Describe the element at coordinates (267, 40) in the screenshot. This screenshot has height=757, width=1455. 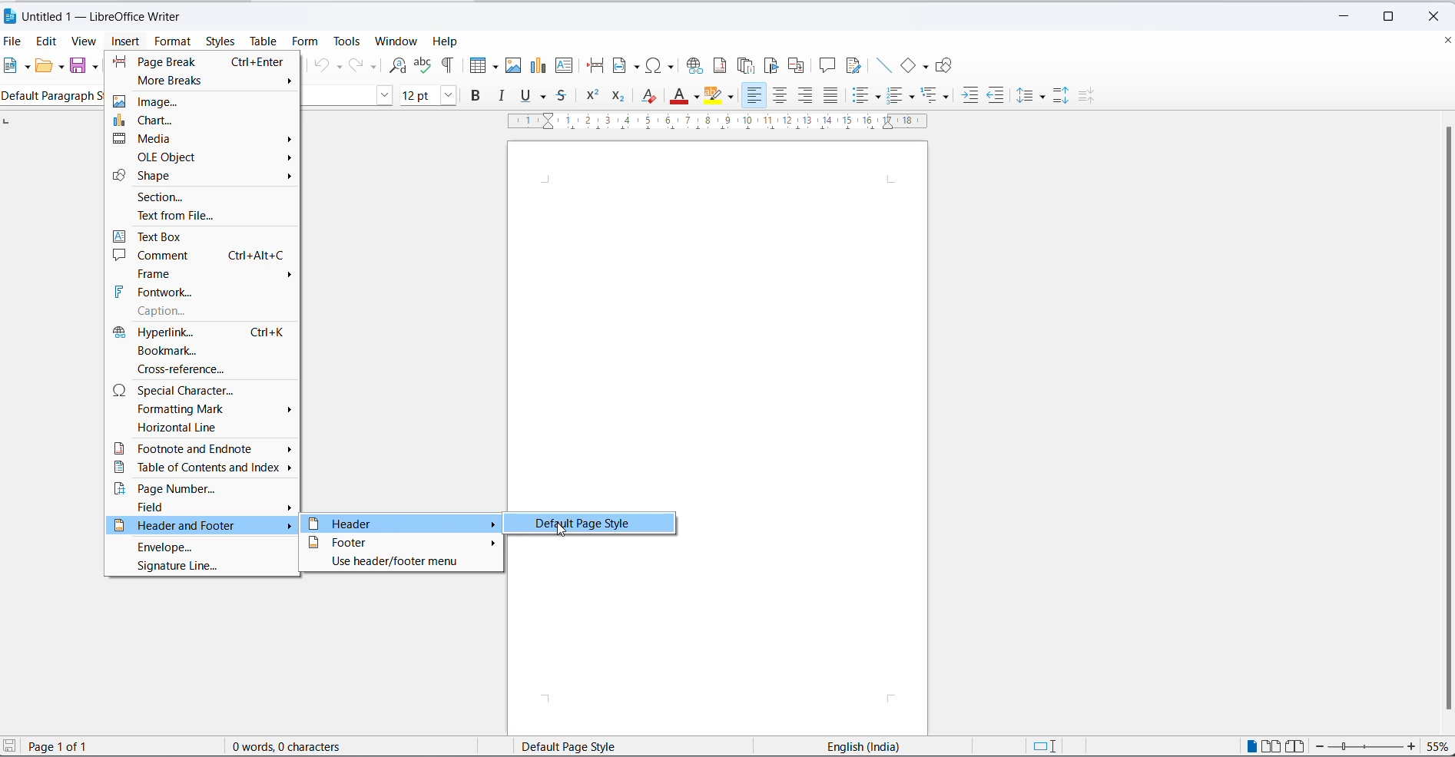
I see `table` at that location.